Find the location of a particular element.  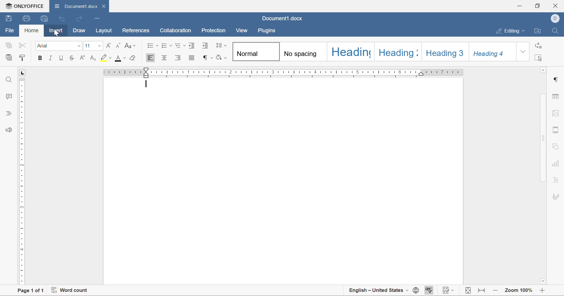

Bullets is located at coordinates (152, 45).